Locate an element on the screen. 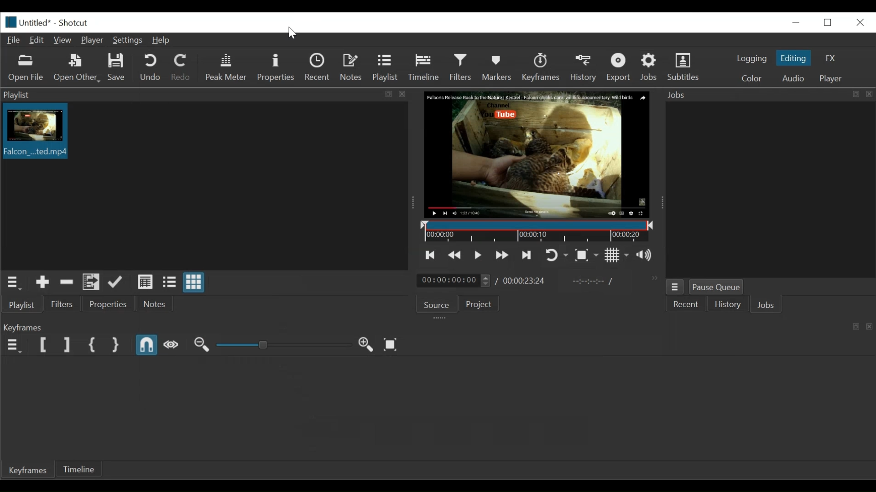  Toggle grid display on the player is located at coordinates (617, 255).